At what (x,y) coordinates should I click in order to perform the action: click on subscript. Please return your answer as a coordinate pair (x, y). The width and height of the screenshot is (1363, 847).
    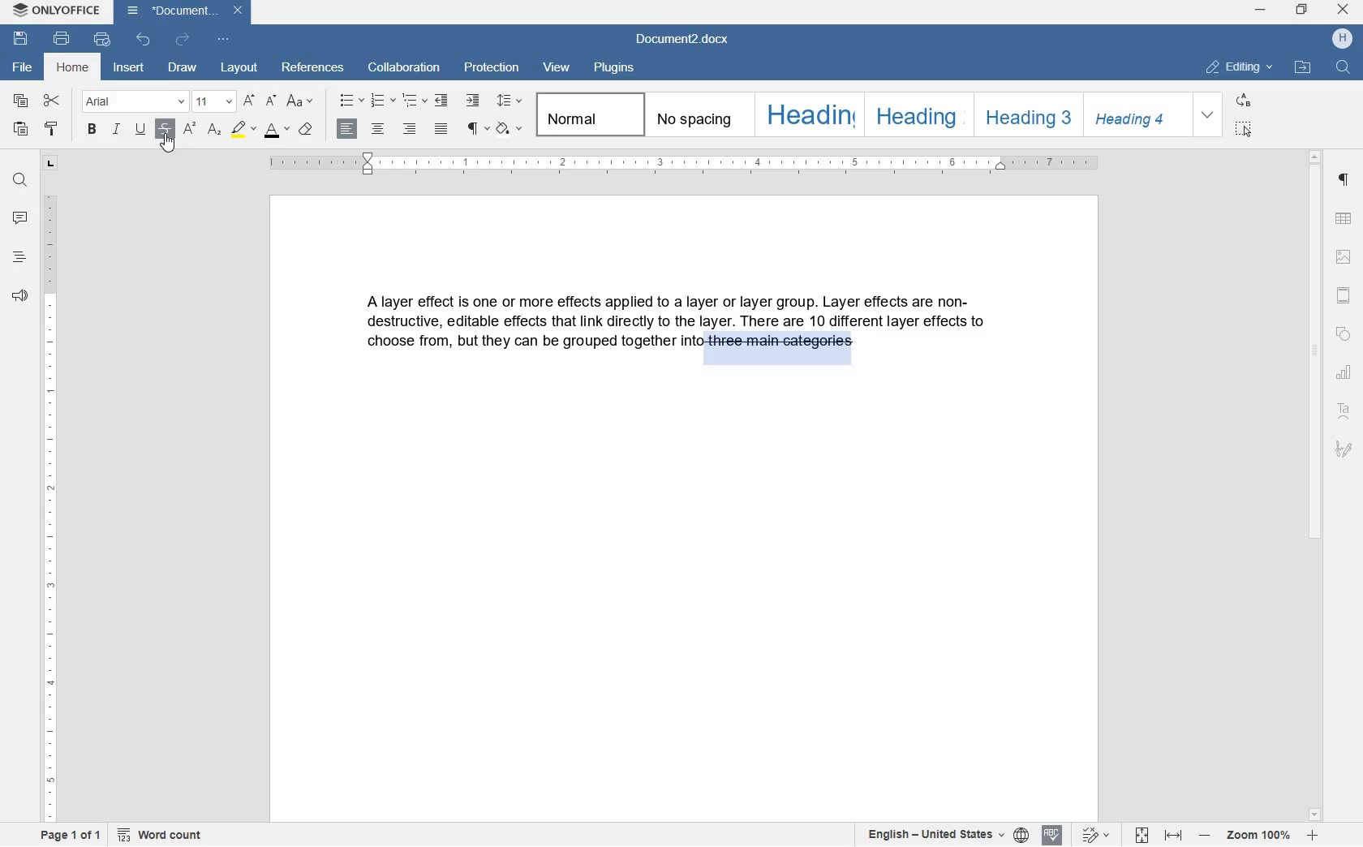
    Looking at the image, I should click on (216, 130).